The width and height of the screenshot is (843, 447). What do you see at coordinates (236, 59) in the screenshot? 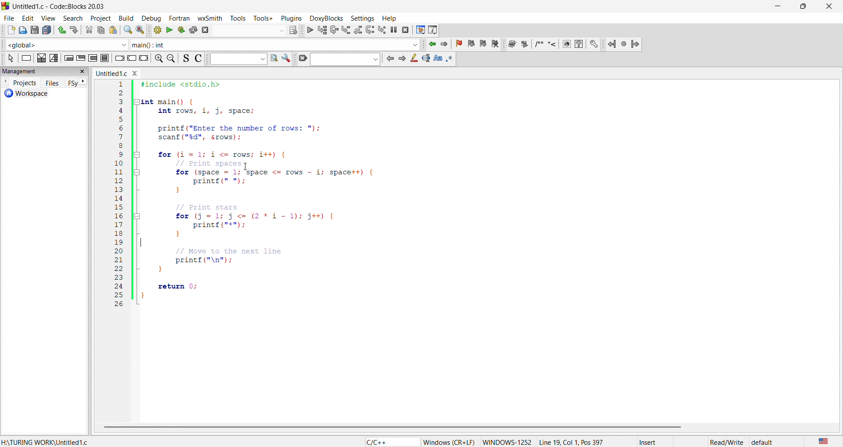
I see `search box` at bounding box center [236, 59].